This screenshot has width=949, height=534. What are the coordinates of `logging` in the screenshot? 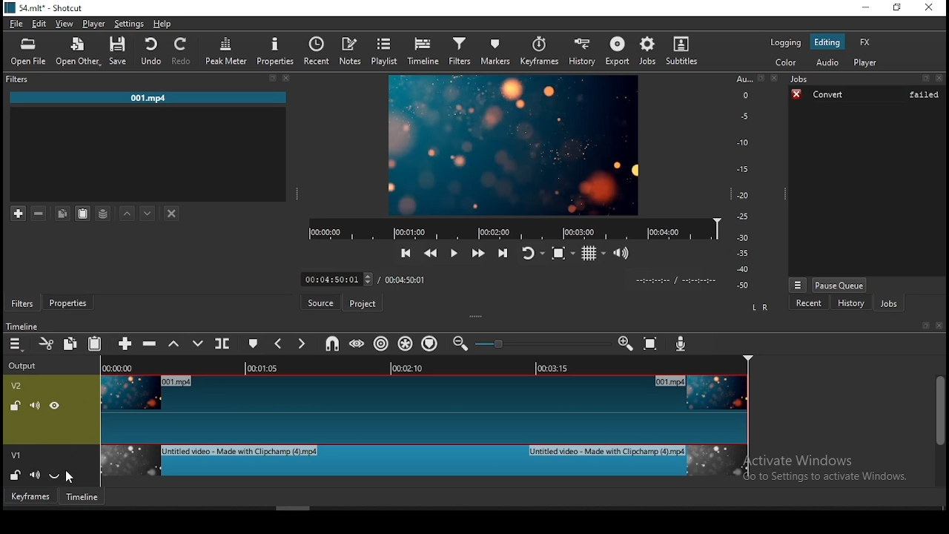 It's located at (787, 43).